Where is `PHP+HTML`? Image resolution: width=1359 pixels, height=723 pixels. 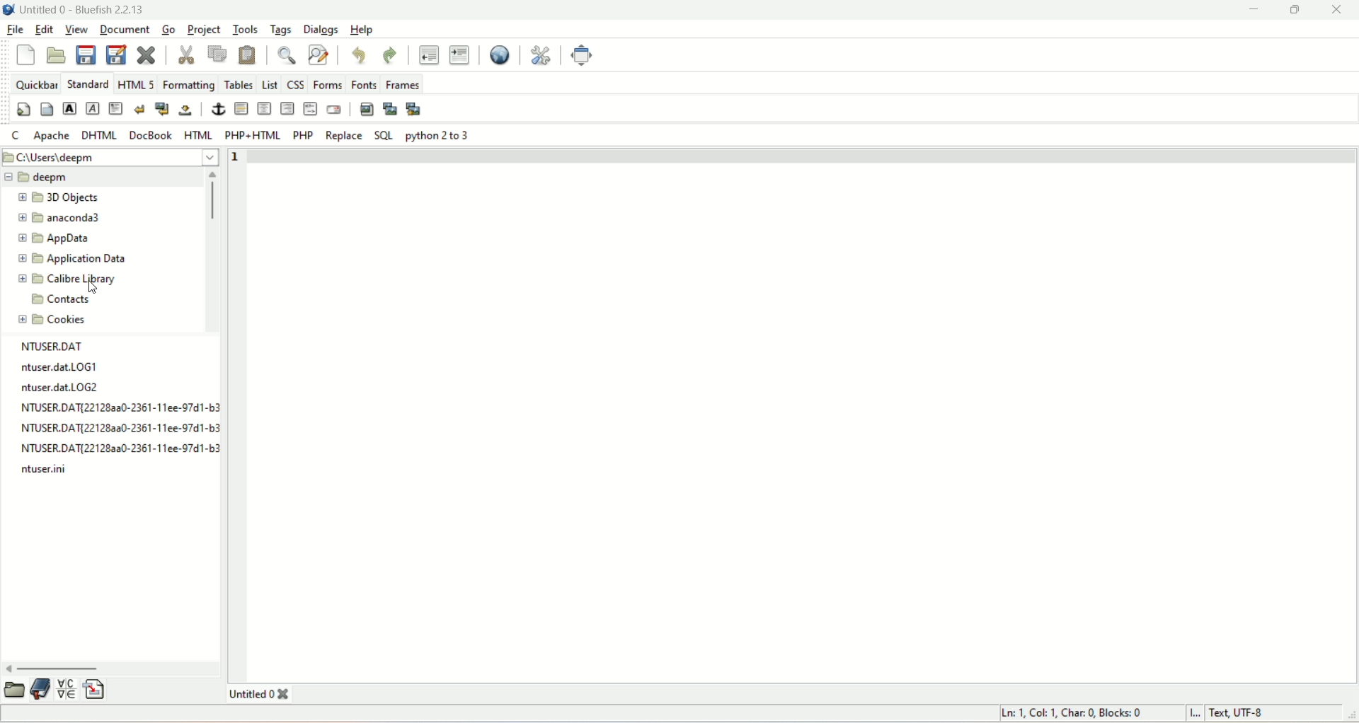 PHP+HTML is located at coordinates (249, 135).